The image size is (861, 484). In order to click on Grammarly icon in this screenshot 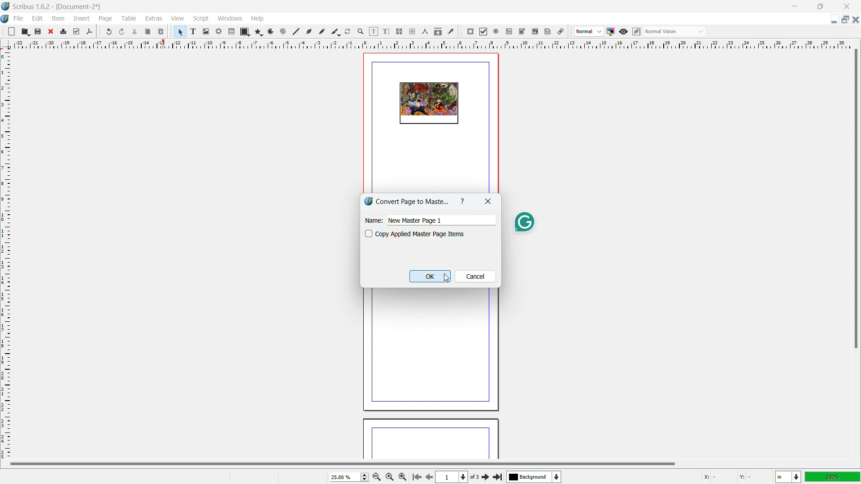, I will do `click(524, 222)`.